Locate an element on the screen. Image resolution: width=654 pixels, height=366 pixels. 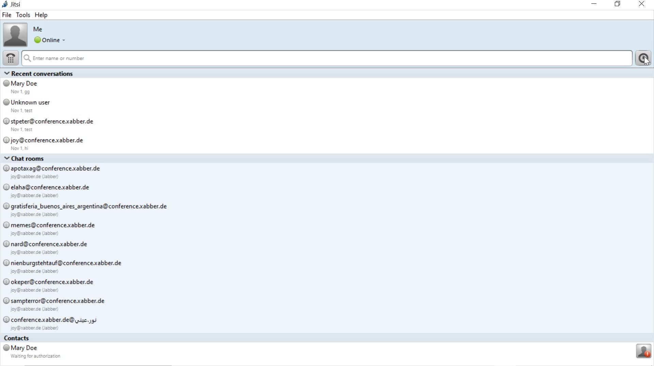
tools is located at coordinates (23, 14).